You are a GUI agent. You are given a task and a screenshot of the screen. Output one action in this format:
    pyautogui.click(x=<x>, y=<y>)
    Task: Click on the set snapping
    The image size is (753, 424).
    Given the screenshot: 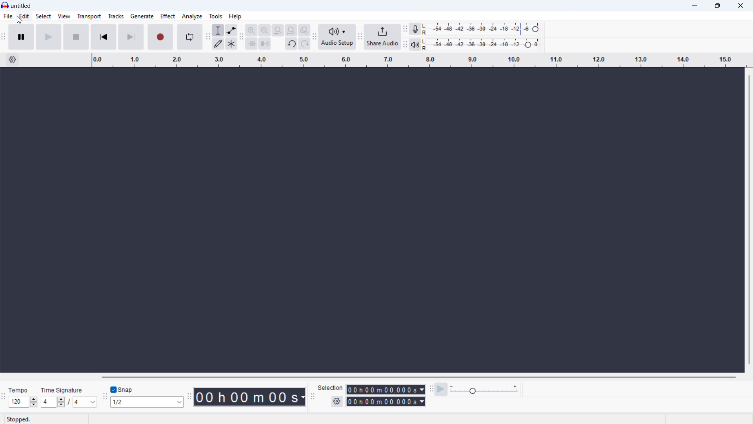 What is the action you would take?
    pyautogui.click(x=147, y=402)
    